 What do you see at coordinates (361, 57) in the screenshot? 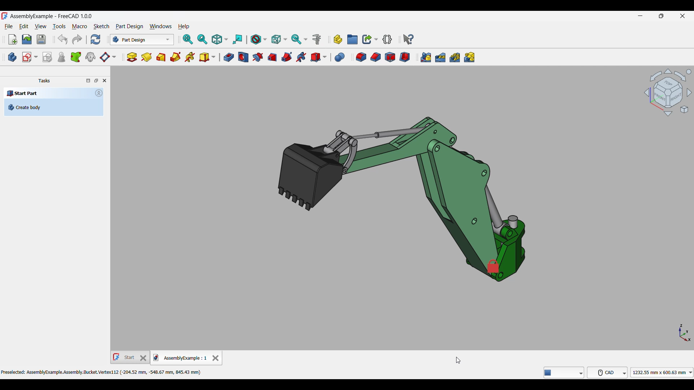
I see `Fillet` at bounding box center [361, 57].